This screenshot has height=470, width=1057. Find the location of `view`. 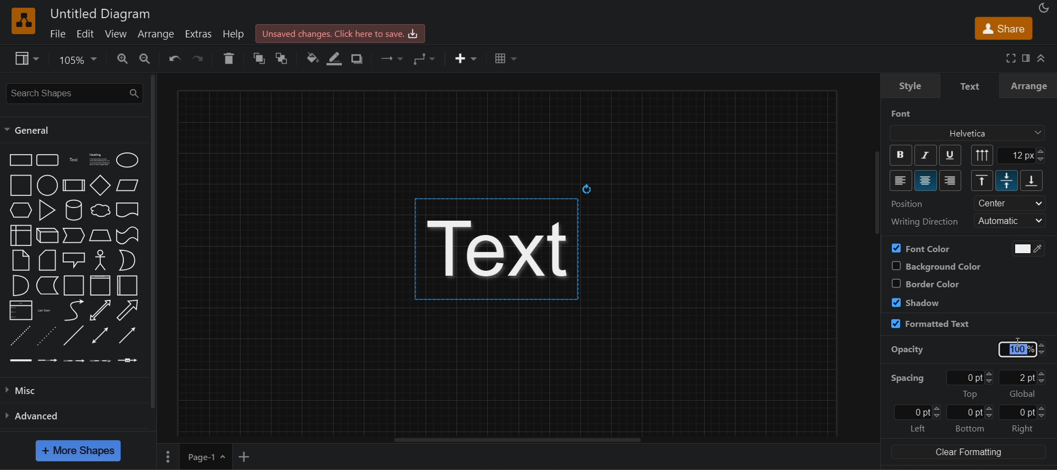

view is located at coordinates (115, 33).